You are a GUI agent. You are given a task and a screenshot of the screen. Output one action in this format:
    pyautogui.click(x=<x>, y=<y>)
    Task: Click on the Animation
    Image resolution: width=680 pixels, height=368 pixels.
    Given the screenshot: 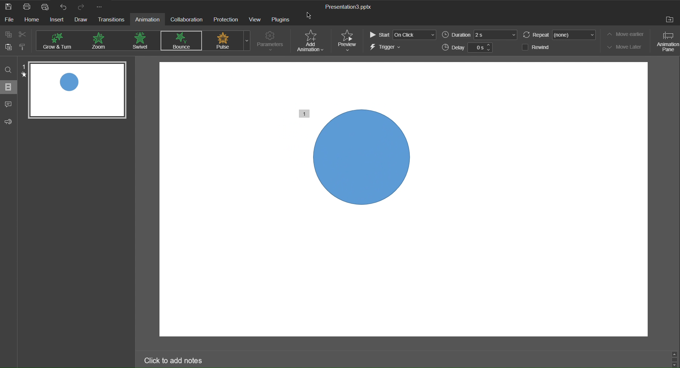 What is the action you would take?
    pyautogui.click(x=149, y=20)
    